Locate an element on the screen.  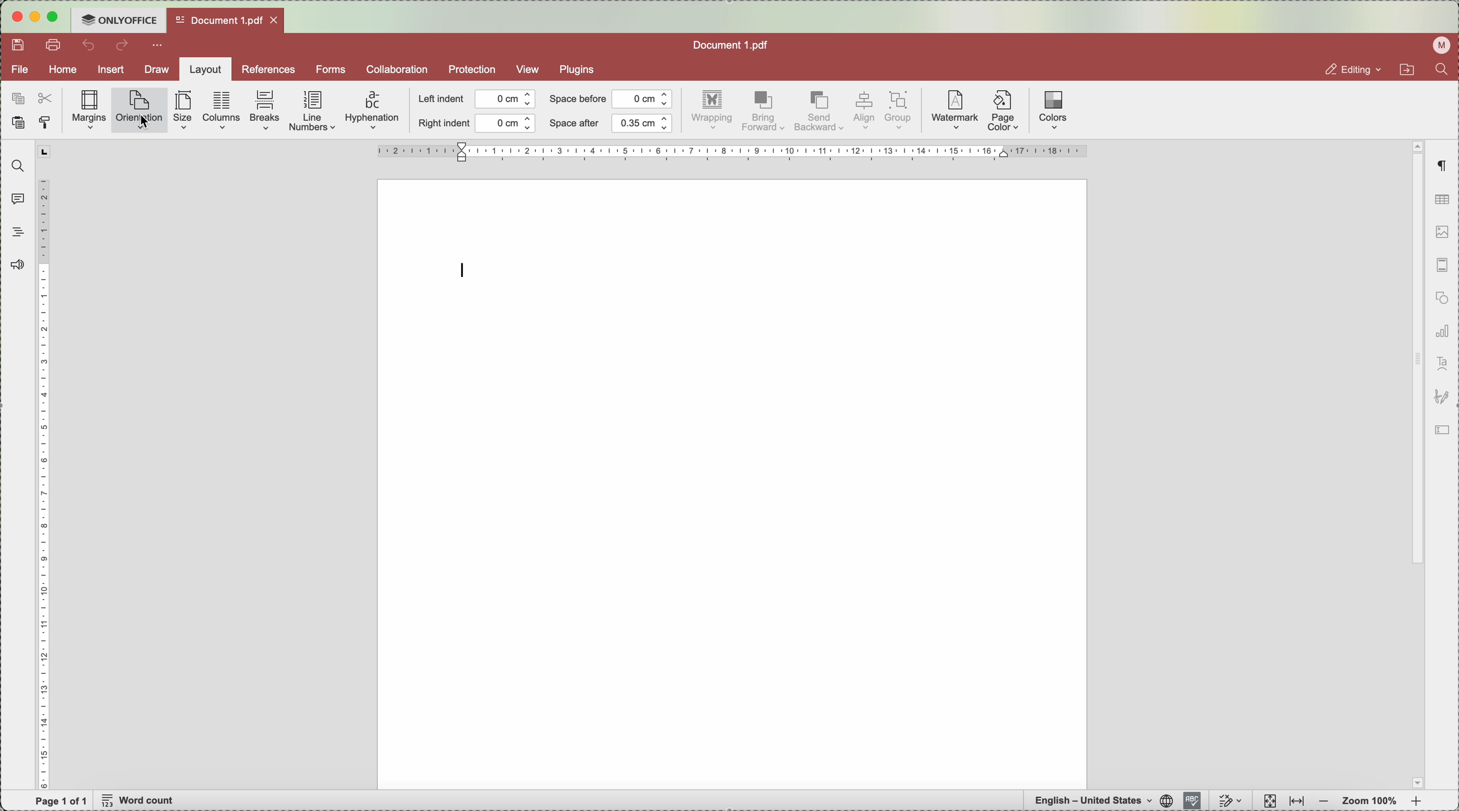
more options is located at coordinates (159, 46).